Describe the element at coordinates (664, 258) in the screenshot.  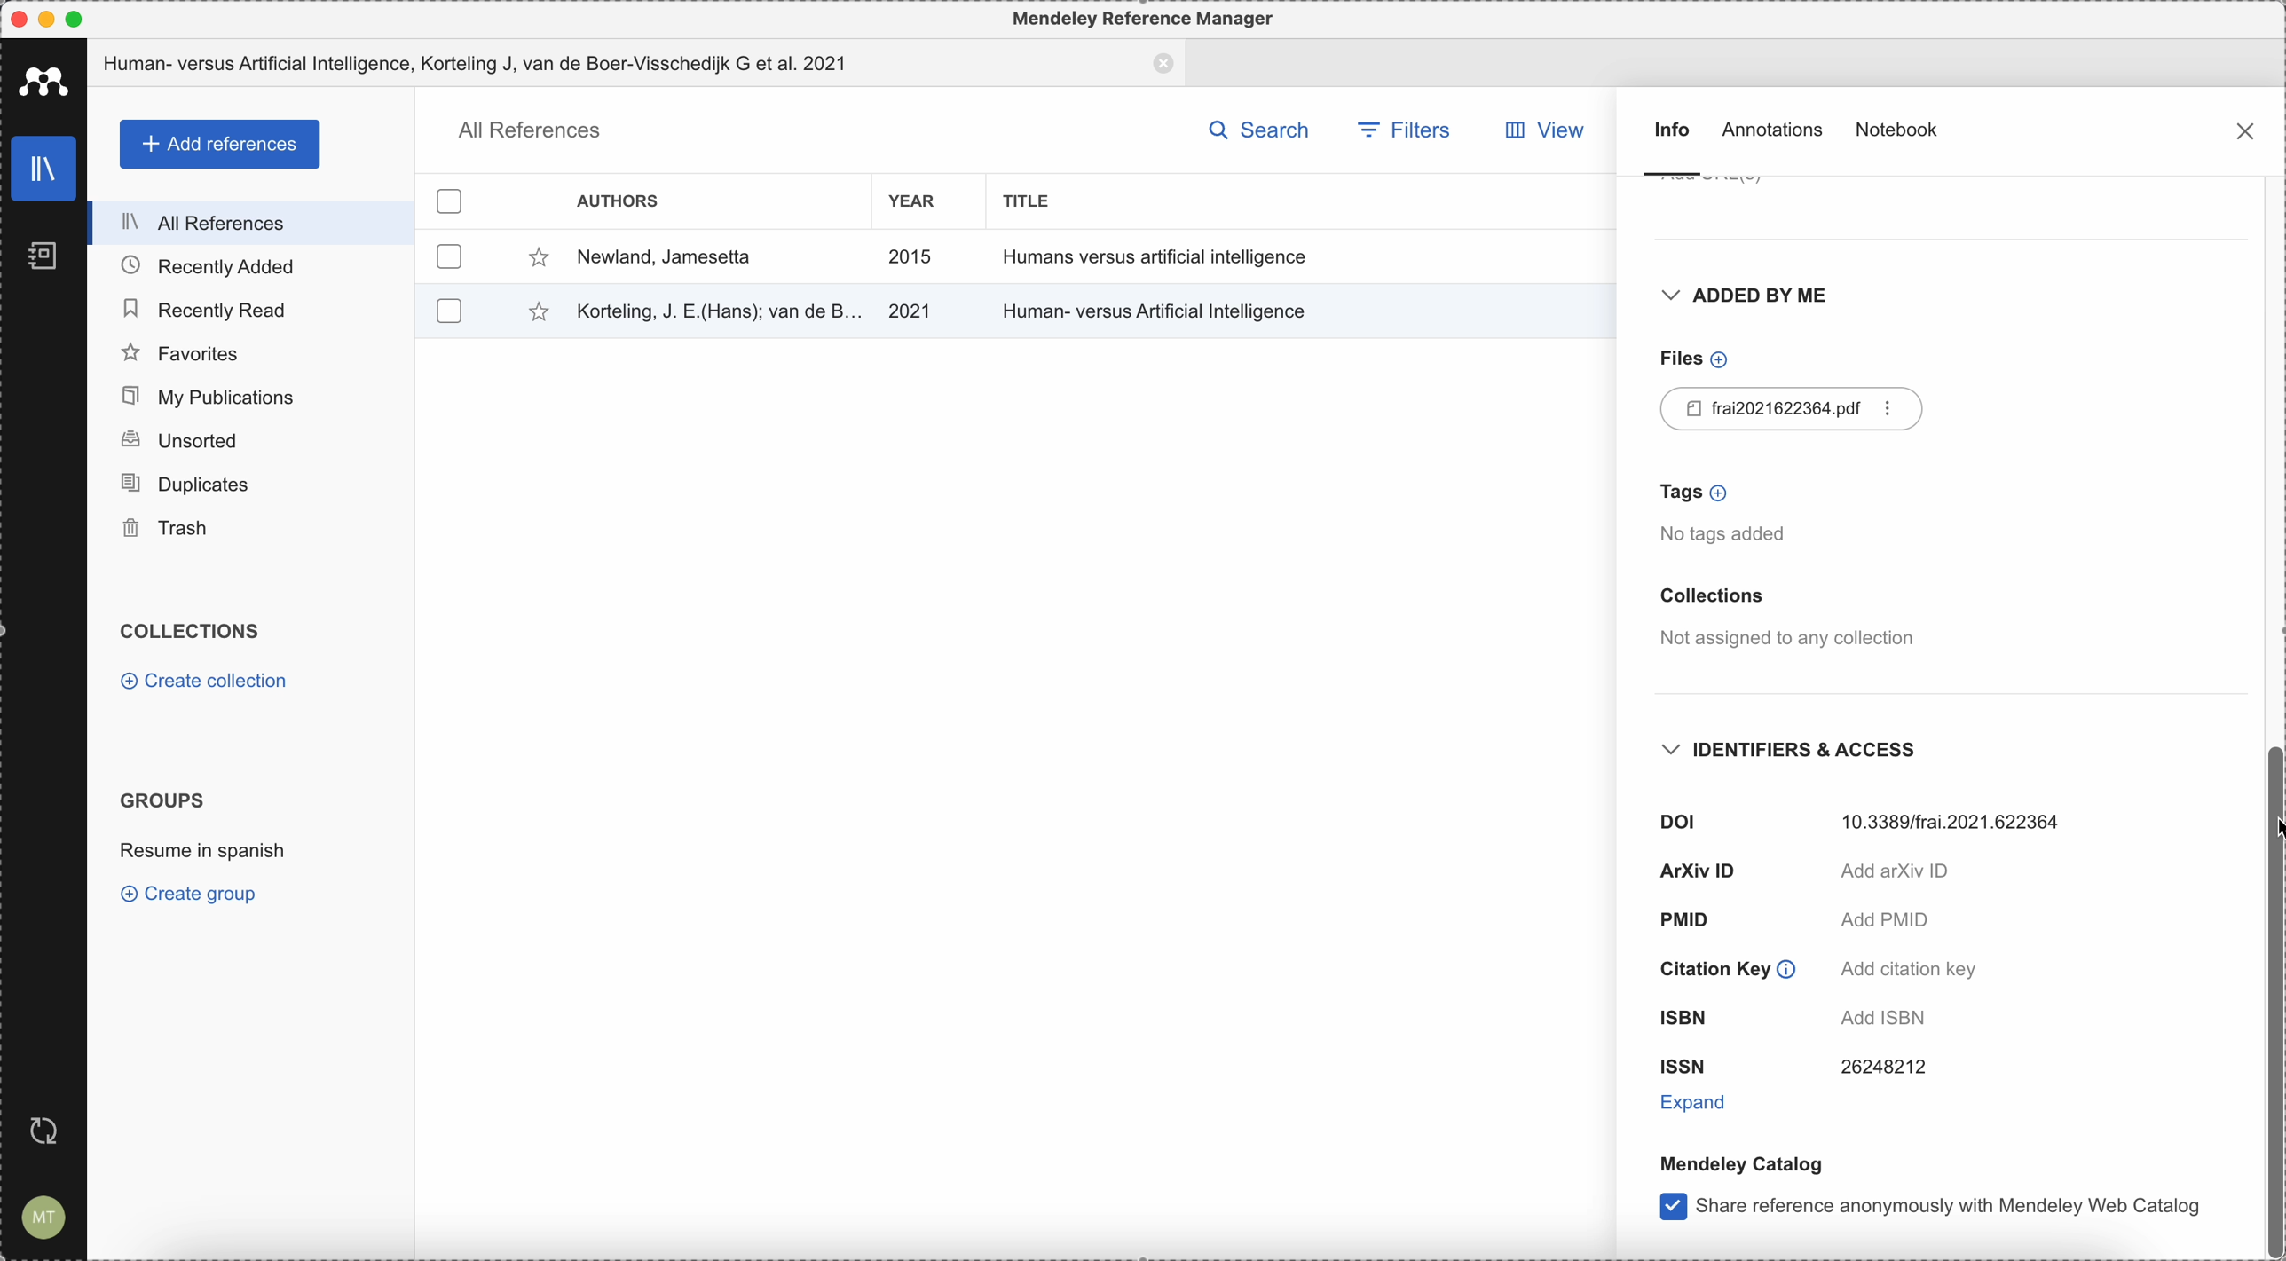
I see `Newlad, Jamsetta` at that location.